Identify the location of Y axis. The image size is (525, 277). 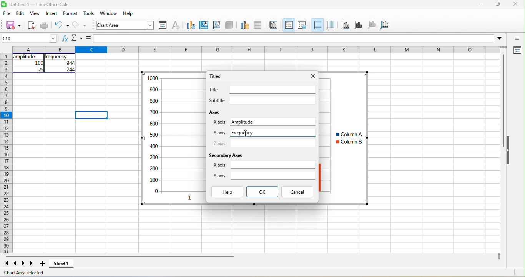
(219, 175).